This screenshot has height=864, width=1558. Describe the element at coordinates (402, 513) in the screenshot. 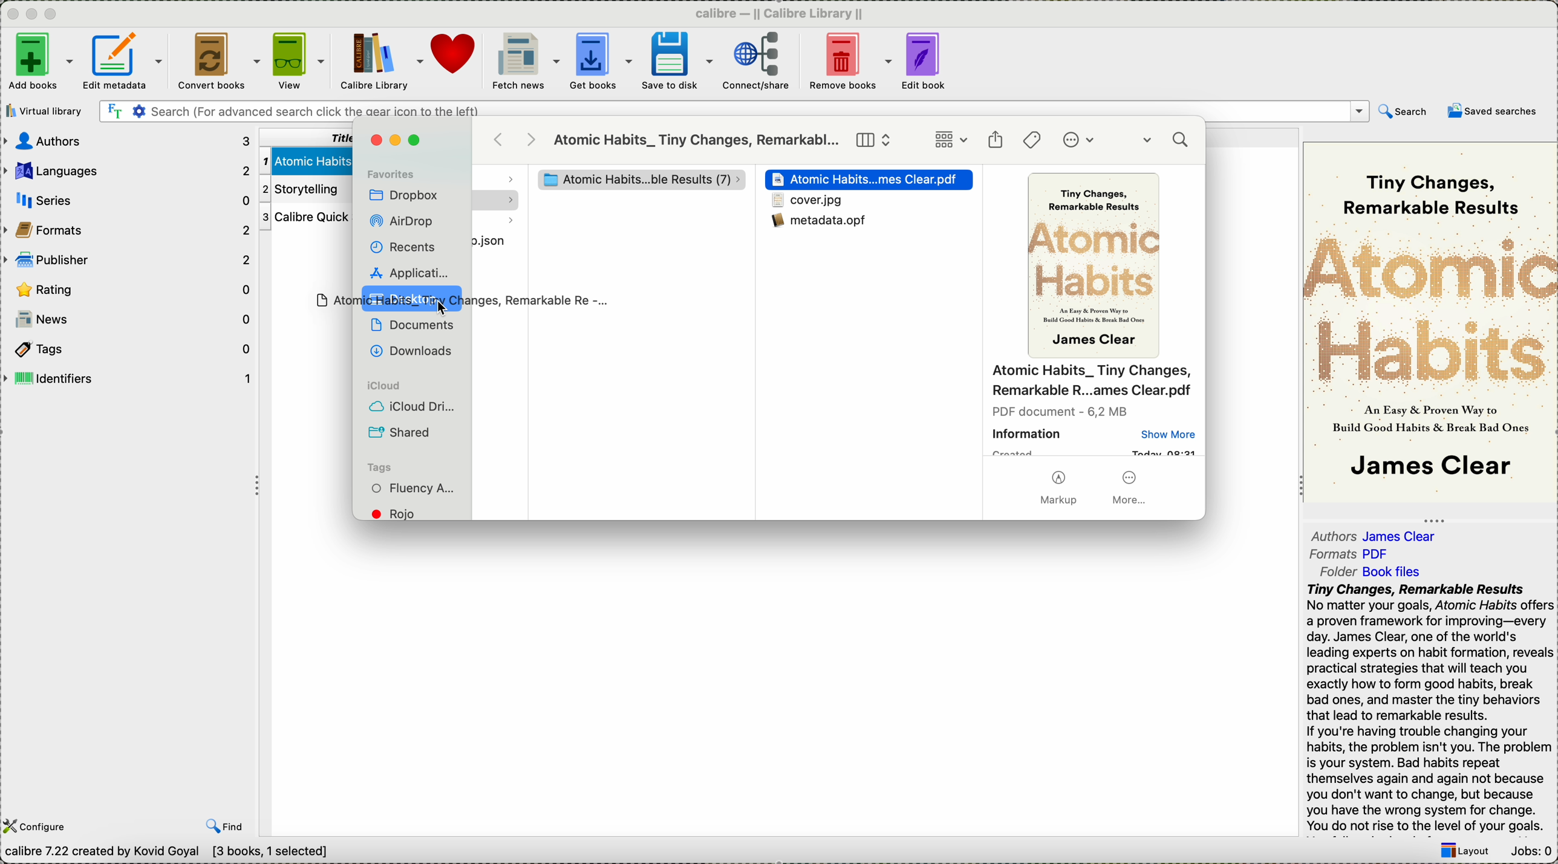

I see `red tag` at that location.